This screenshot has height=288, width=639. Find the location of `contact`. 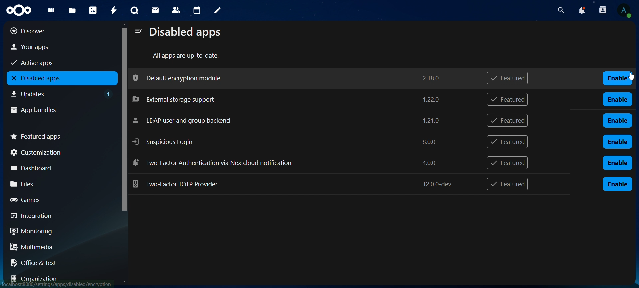

contact is located at coordinates (176, 9).